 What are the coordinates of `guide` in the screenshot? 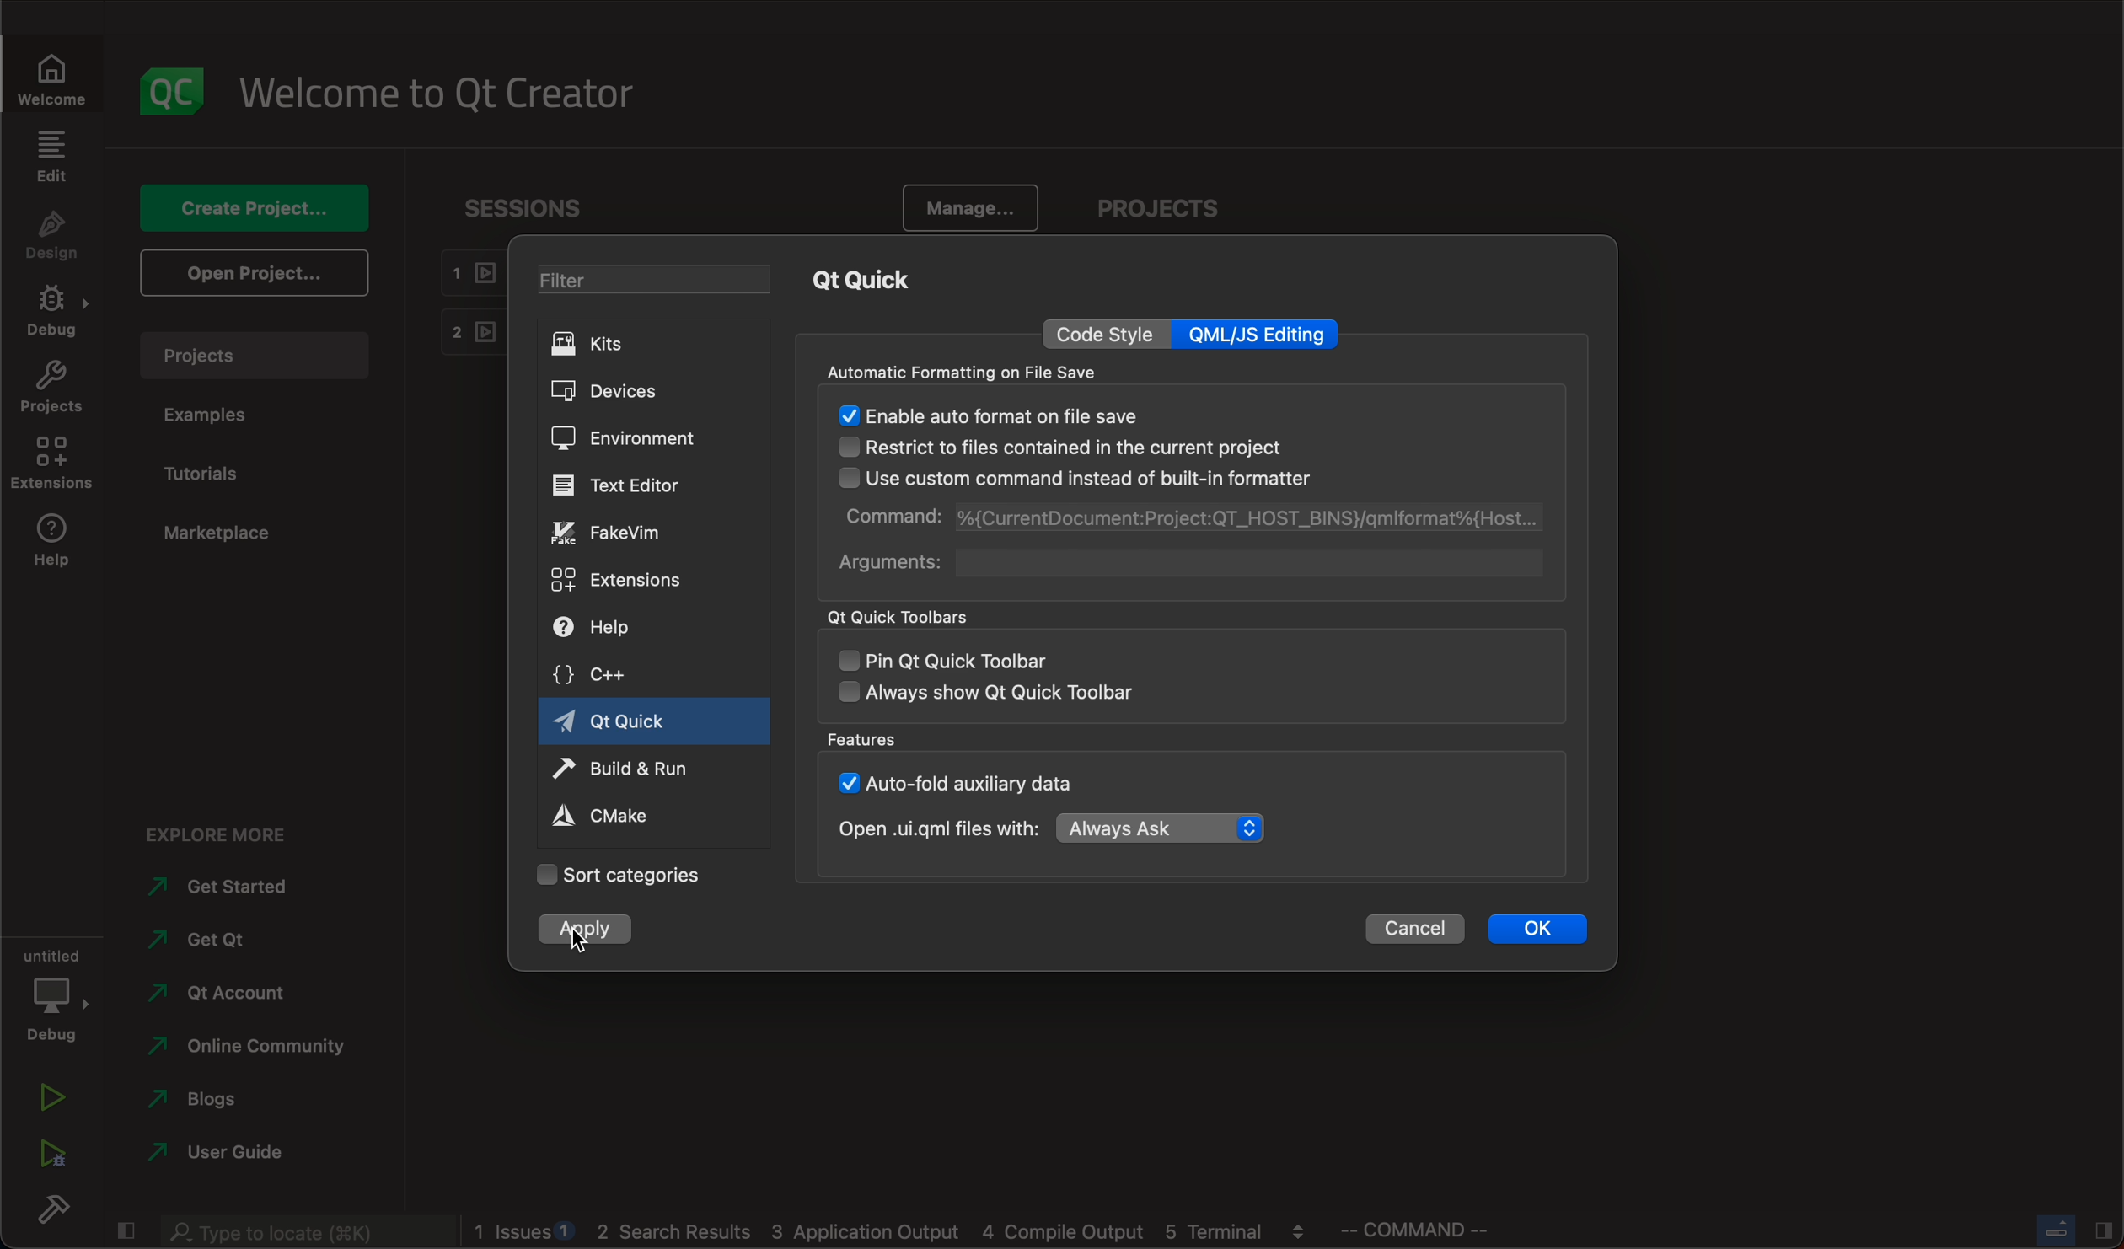 It's located at (239, 1154).